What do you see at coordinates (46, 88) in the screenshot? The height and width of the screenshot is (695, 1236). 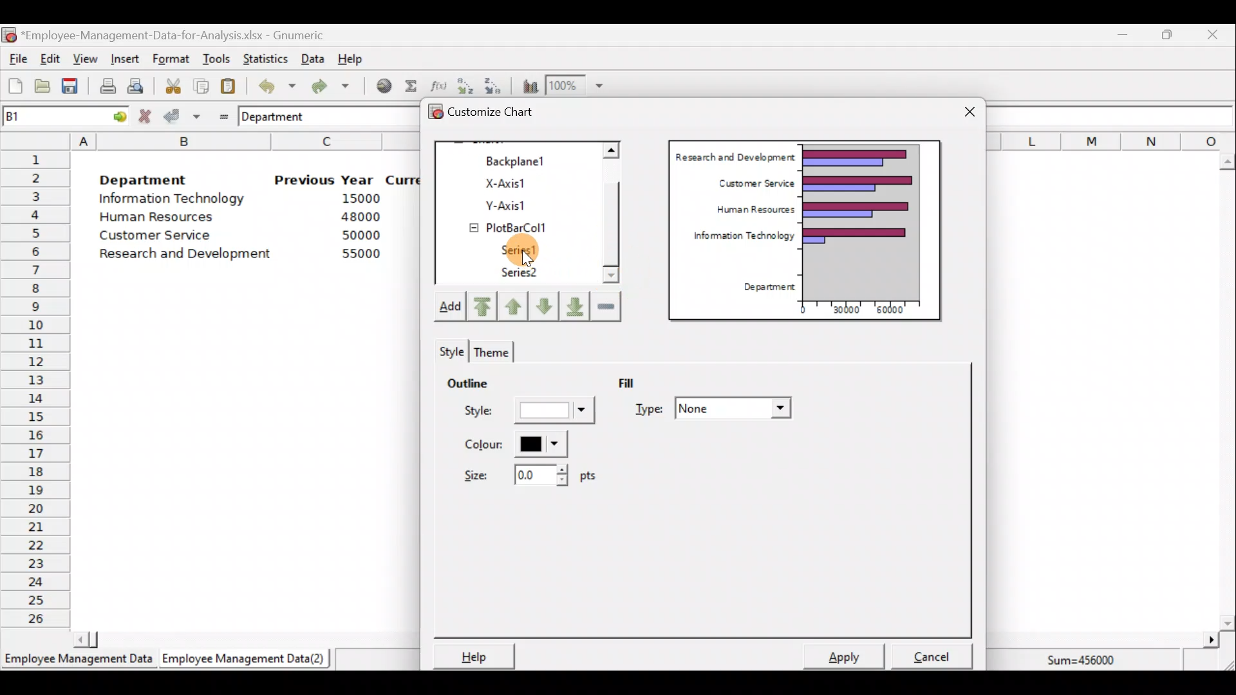 I see `Open a file` at bounding box center [46, 88].